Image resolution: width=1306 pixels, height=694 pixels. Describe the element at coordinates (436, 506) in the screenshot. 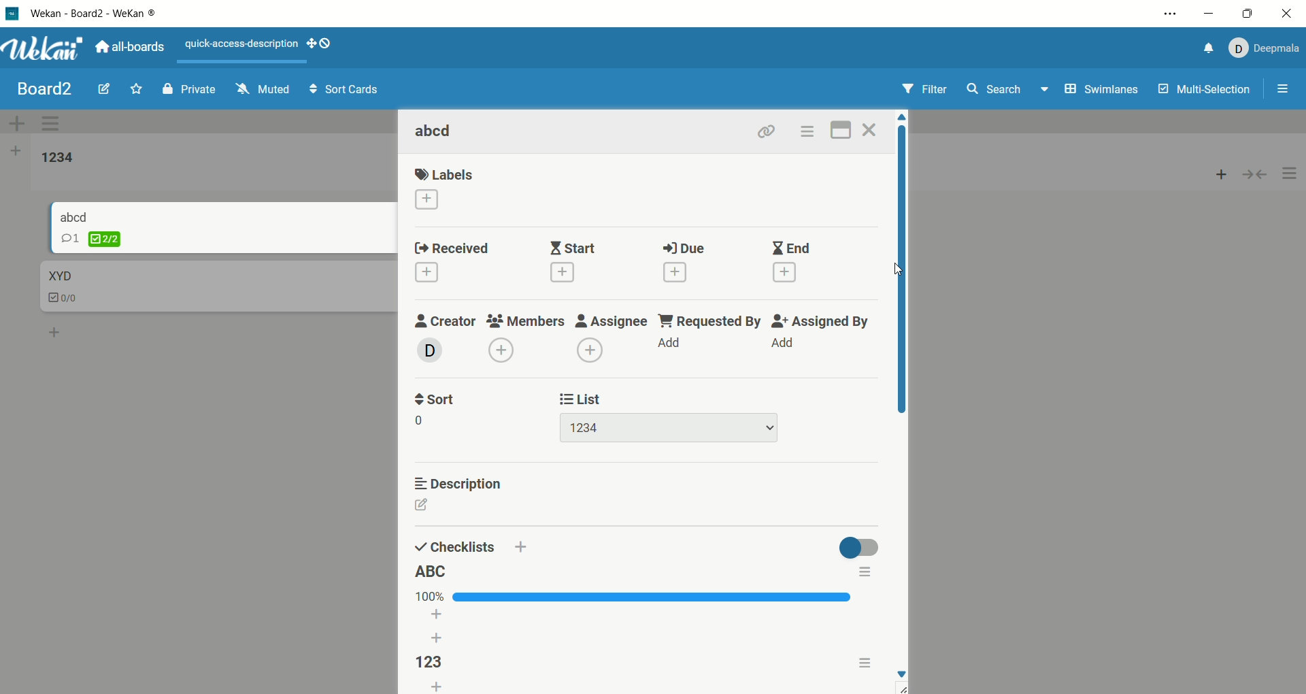

I see `edit` at that location.